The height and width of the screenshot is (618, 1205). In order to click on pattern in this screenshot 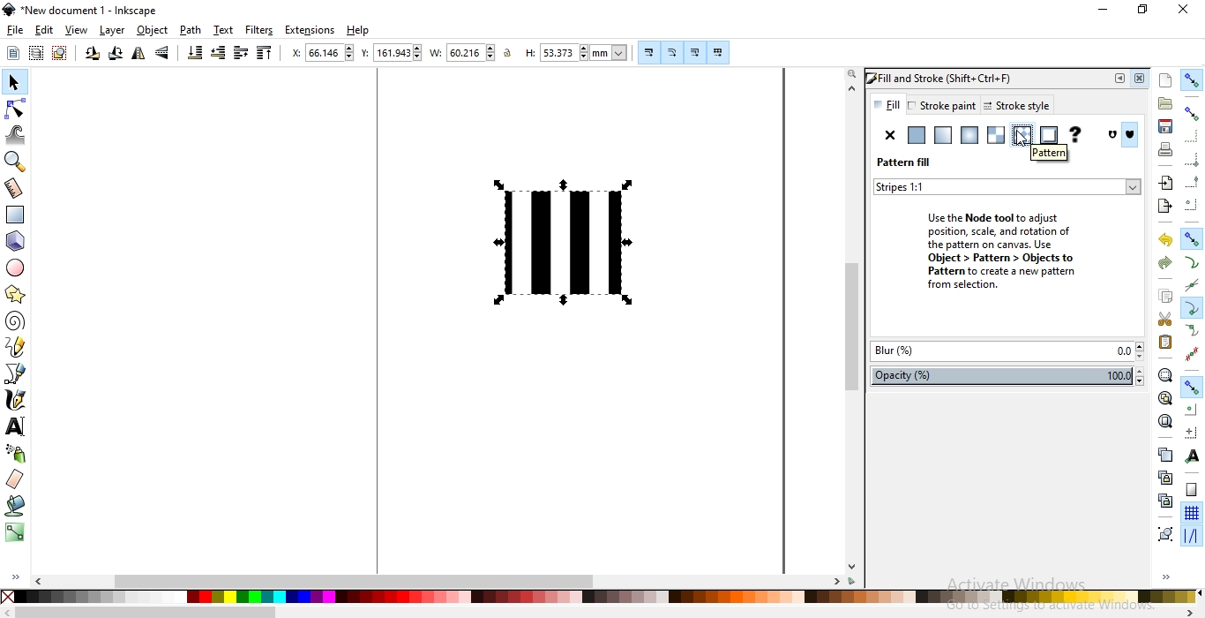, I will do `click(1047, 154)`.